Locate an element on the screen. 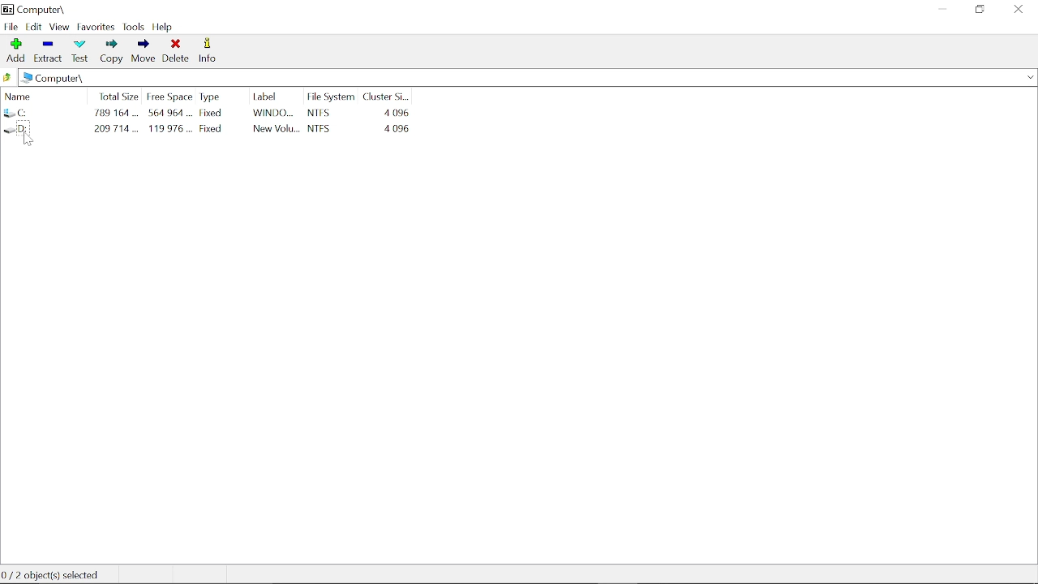  help is located at coordinates (165, 27).